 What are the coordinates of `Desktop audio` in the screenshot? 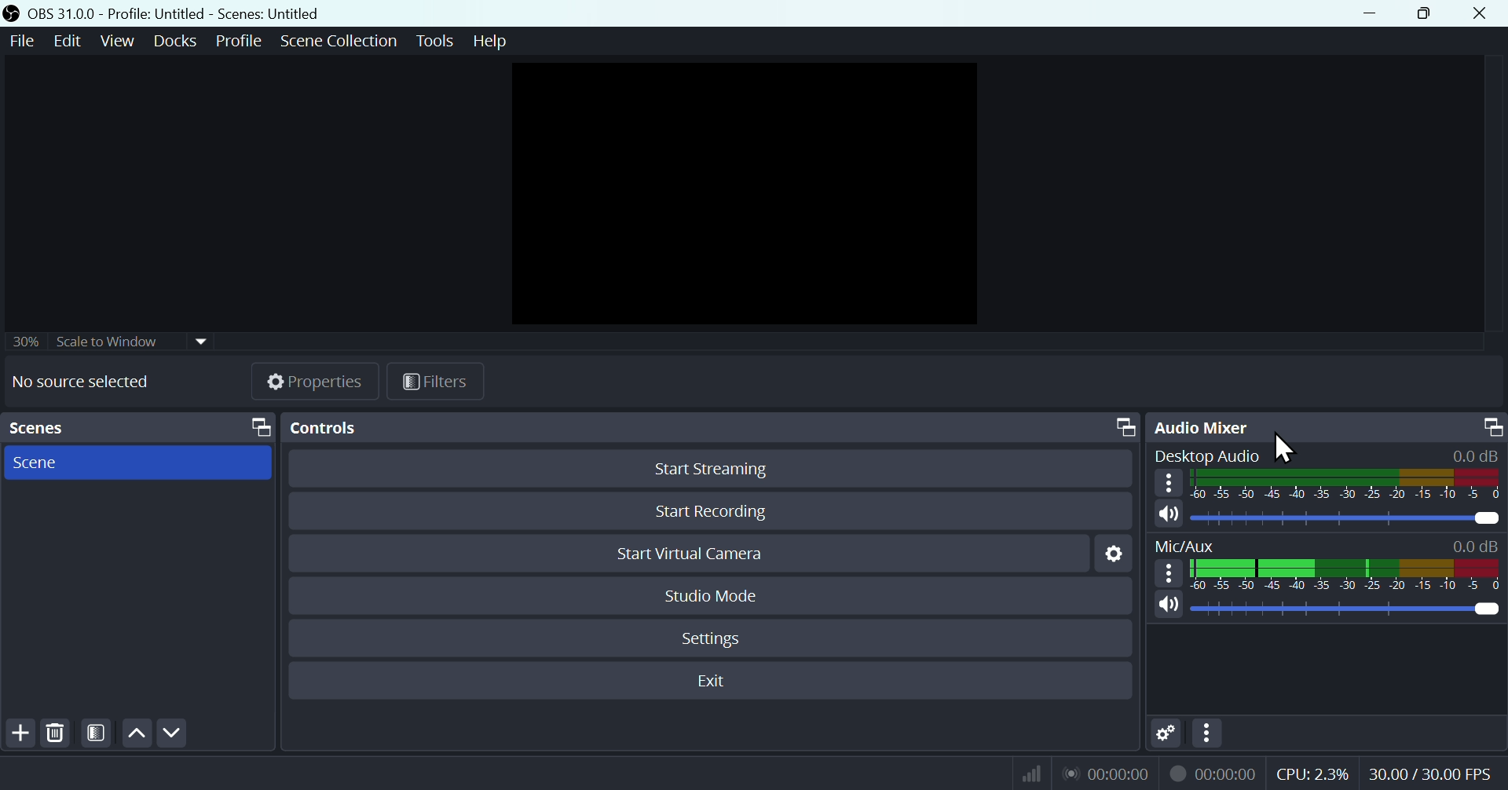 It's located at (1210, 457).